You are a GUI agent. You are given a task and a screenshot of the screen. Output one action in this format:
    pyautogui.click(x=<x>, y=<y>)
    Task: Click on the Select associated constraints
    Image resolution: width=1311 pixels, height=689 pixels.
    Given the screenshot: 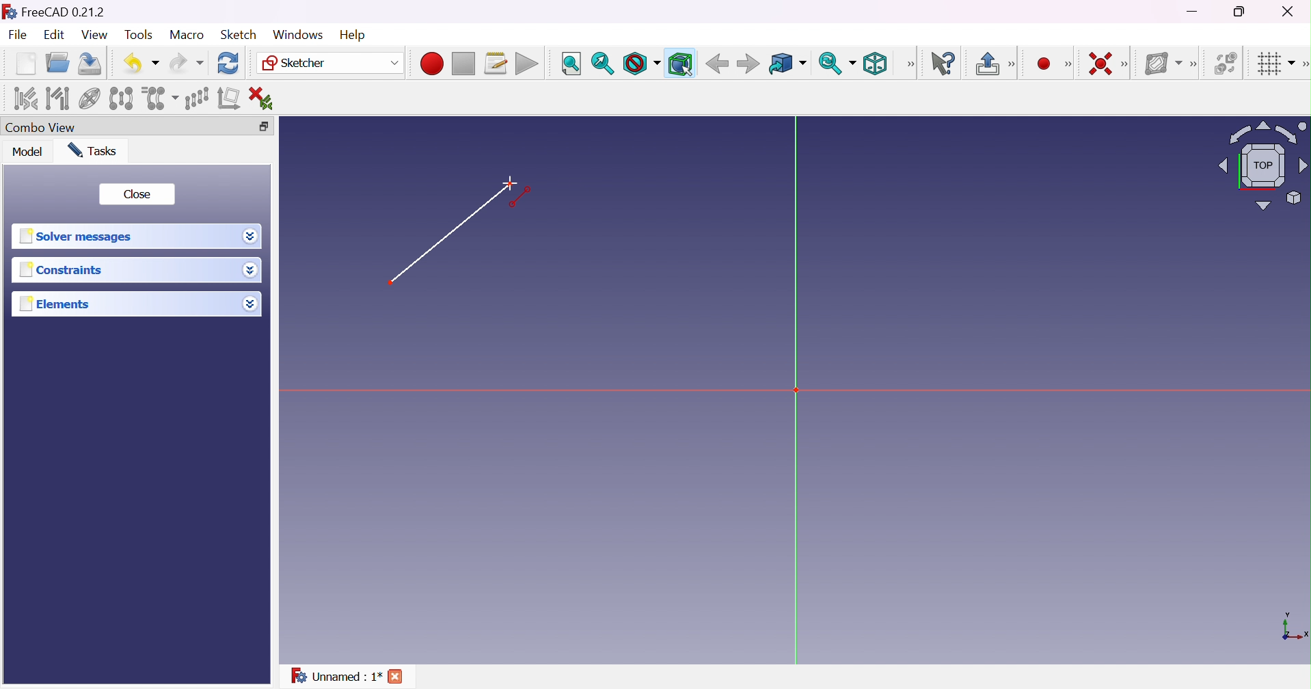 What is the action you would take?
    pyautogui.click(x=25, y=98)
    